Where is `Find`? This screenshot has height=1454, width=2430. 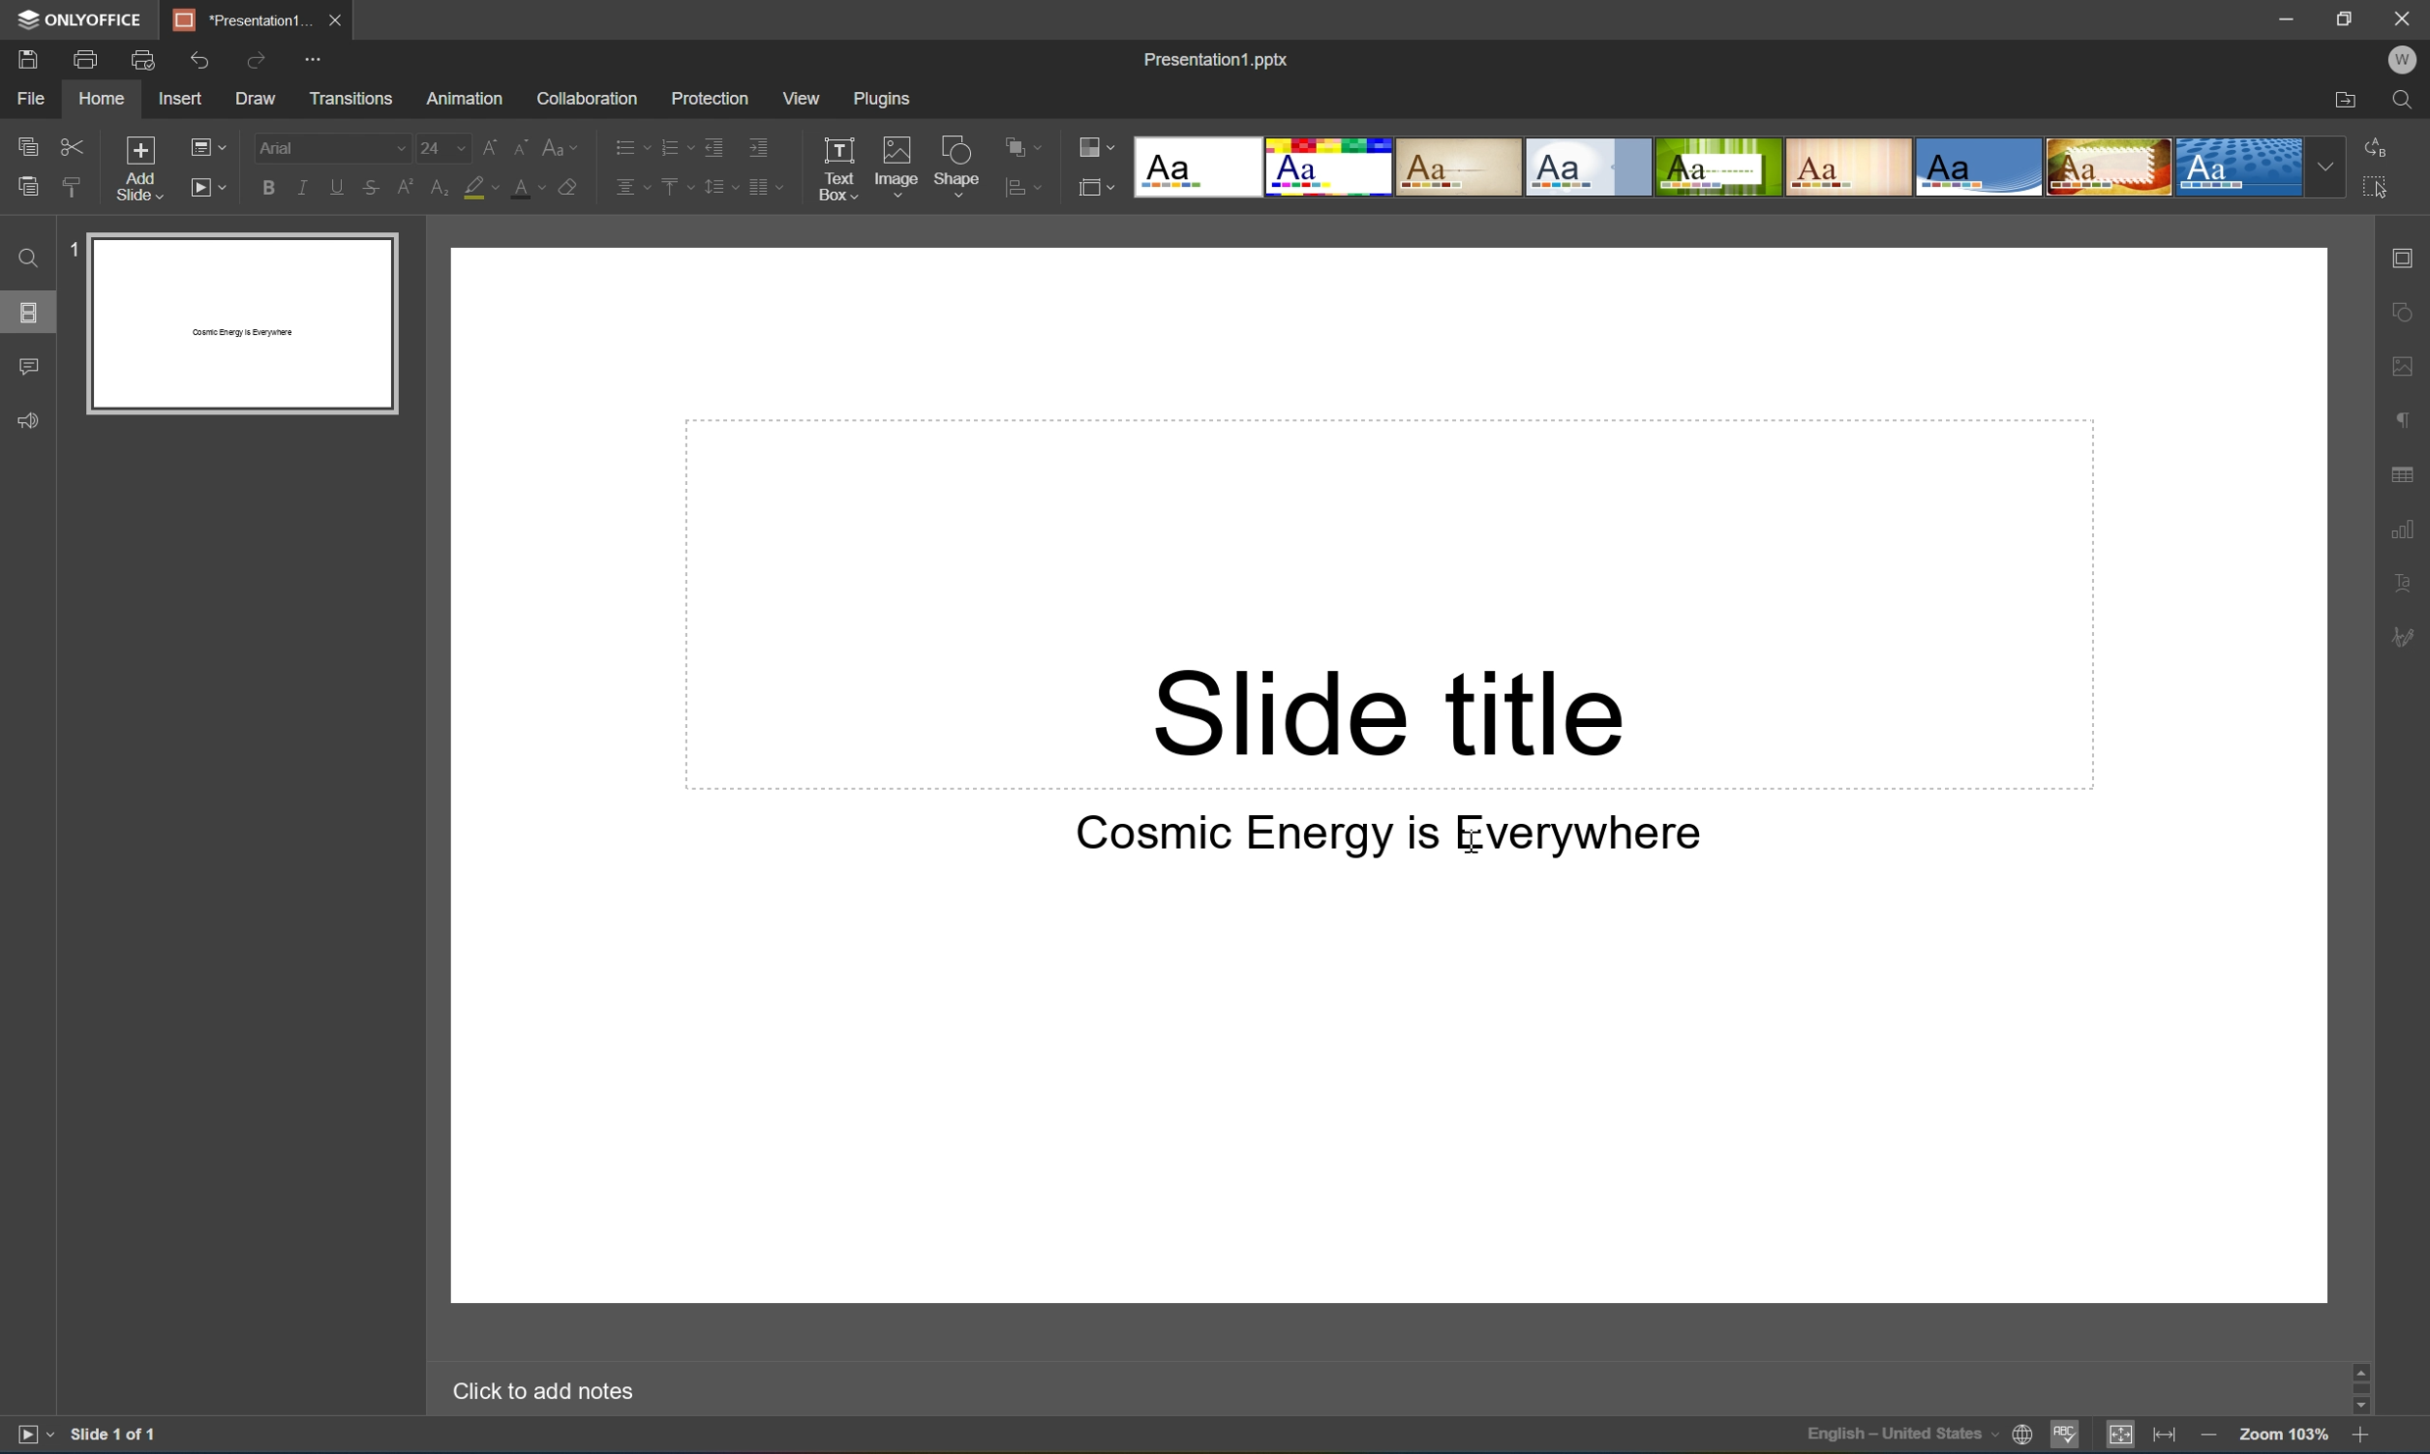 Find is located at coordinates (2406, 102).